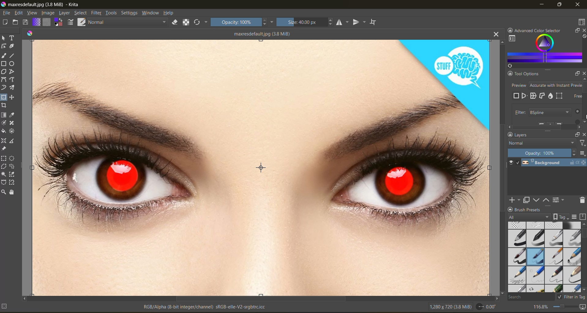 This screenshot has width=587, height=313. Describe the element at coordinates (510, 134) in the screenshot. I see `lock docker` at that location.